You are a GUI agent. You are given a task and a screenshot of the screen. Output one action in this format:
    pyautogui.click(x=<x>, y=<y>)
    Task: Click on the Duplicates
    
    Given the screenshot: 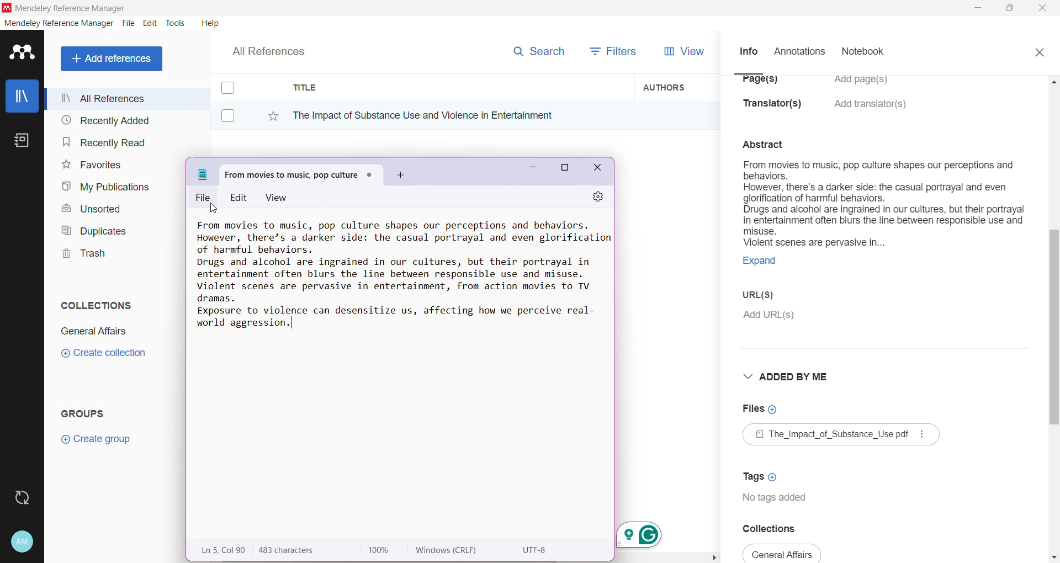 What is the action you would take?
    pyautogui.click(x=91, y=230)
    